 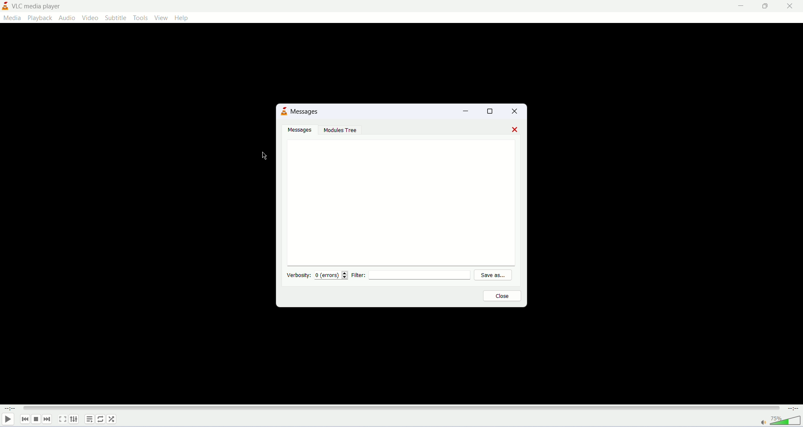 I want to click on modules tree, so click(x=342, y=131).